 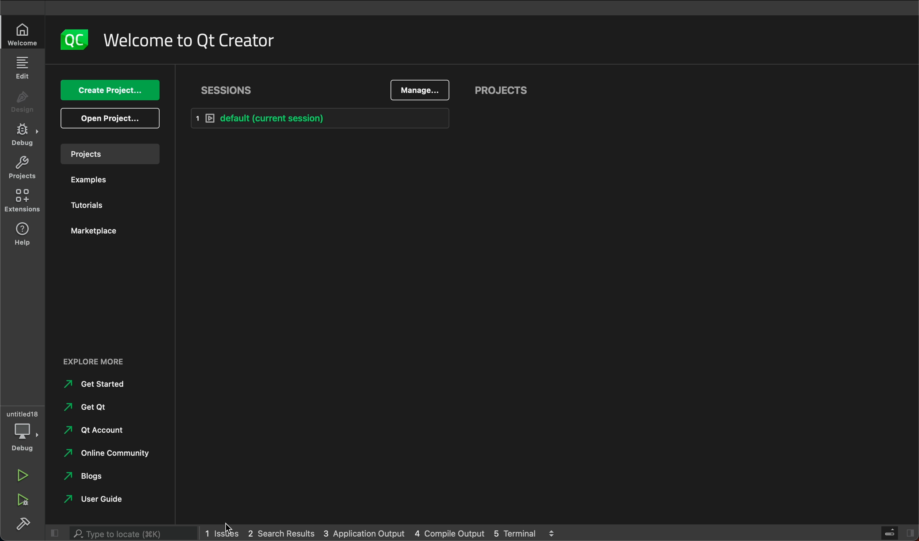 What do you see at coordinates (503, 88) in the screenshot?
I see `projects` at bounding box center [503, 88].